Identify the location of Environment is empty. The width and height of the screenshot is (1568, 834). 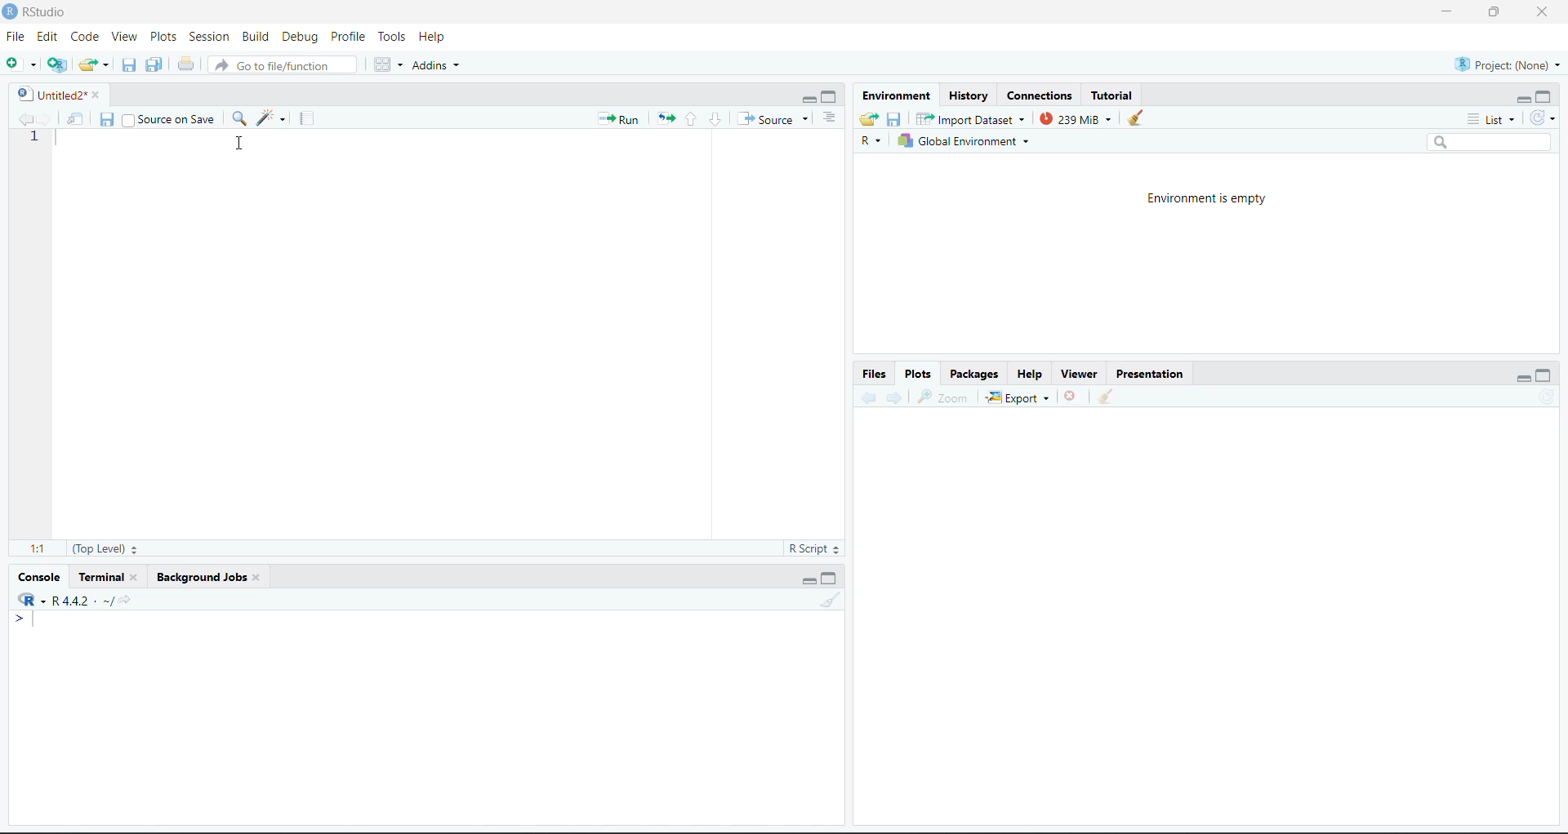
(1209, 197).